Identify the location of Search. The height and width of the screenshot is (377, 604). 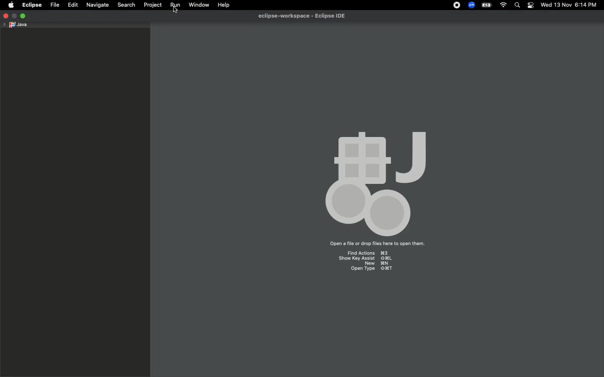
(125, 5).